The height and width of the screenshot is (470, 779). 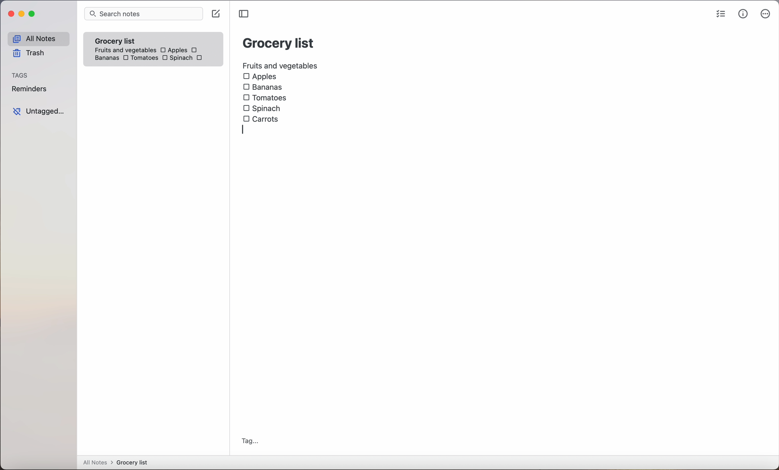 I want to click on Apples checkbox, so click(x=260, y=77).